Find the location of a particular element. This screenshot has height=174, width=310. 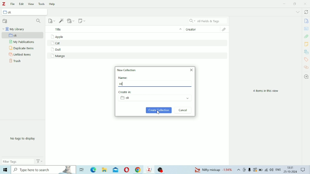

25-10-2024 is located at coordinates (290, 172).